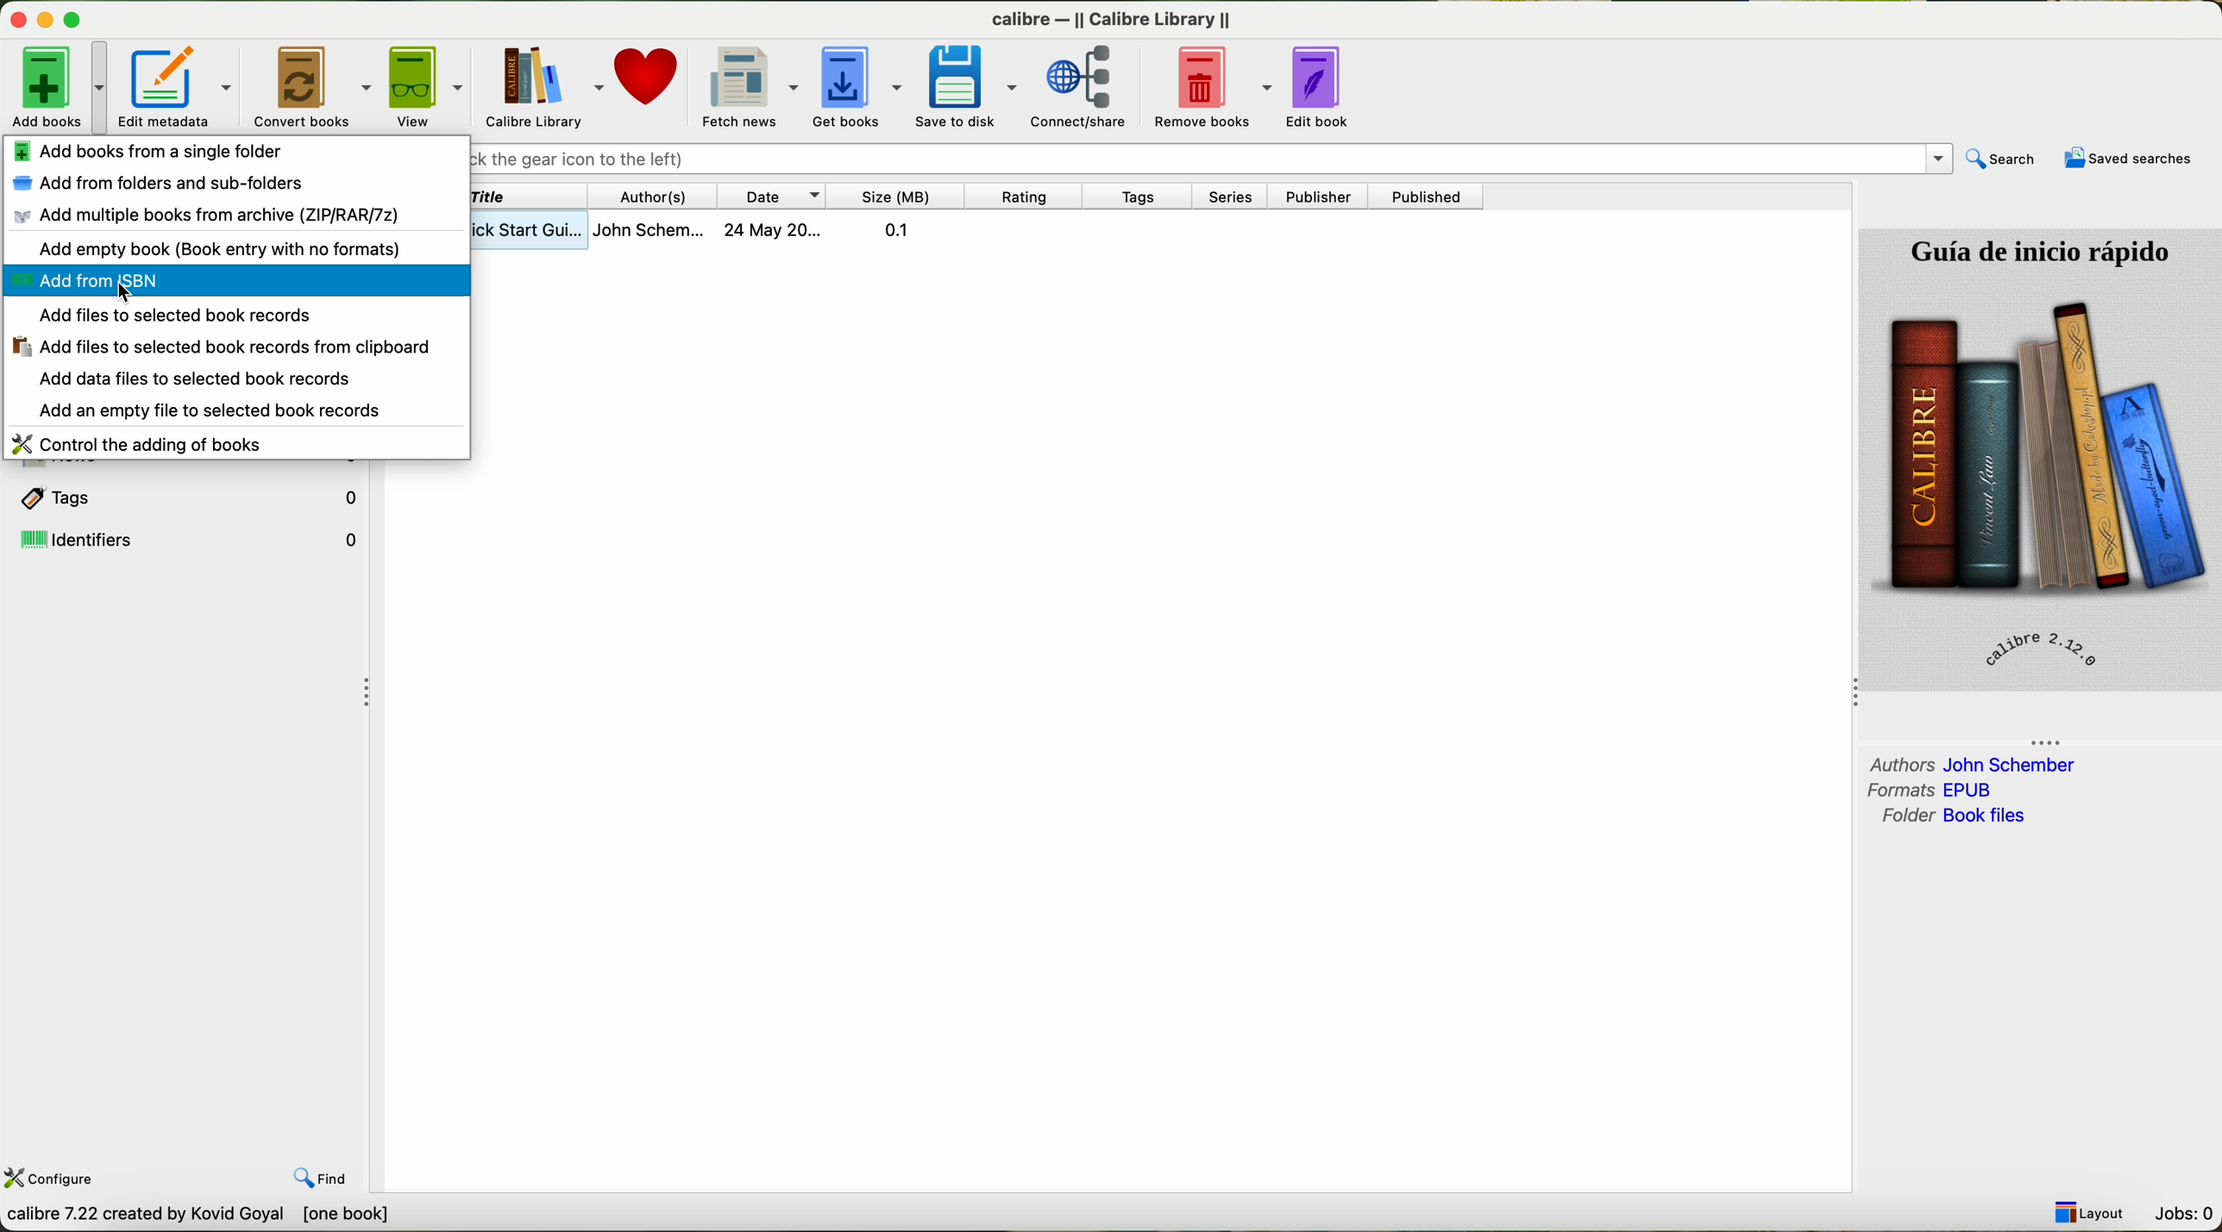  What do you see at coordinates (1972, 763) in the screenshot?
I see `authors` at bounding box center [1972, 763].